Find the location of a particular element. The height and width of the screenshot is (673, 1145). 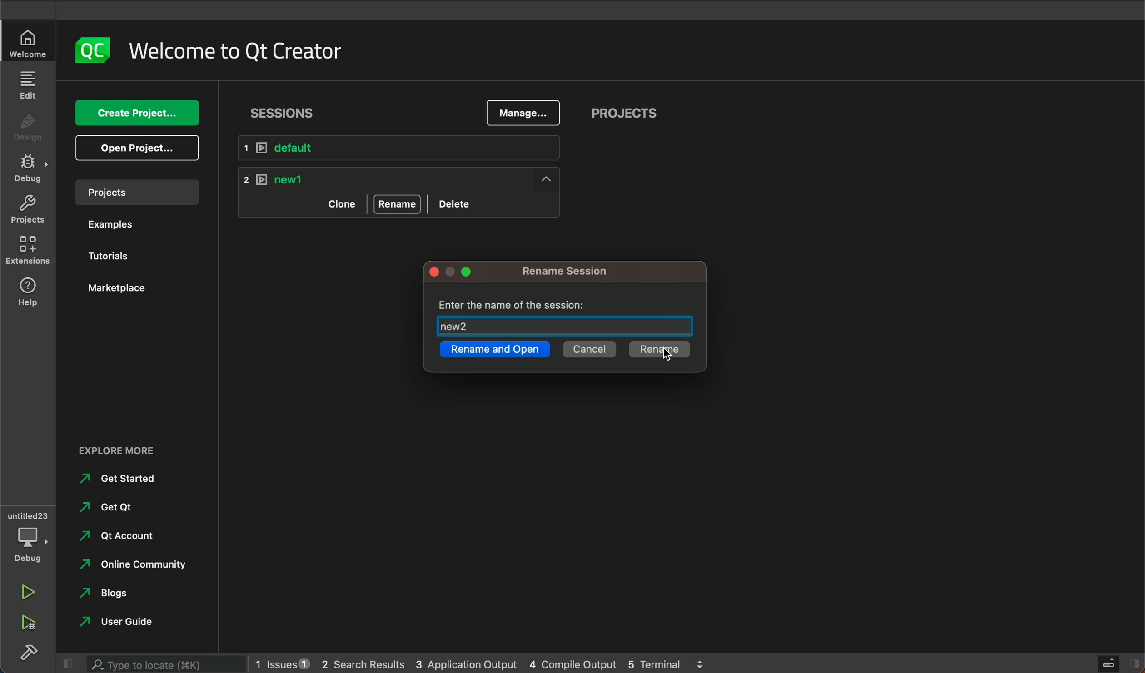

search is located at coordinates (164, 665).